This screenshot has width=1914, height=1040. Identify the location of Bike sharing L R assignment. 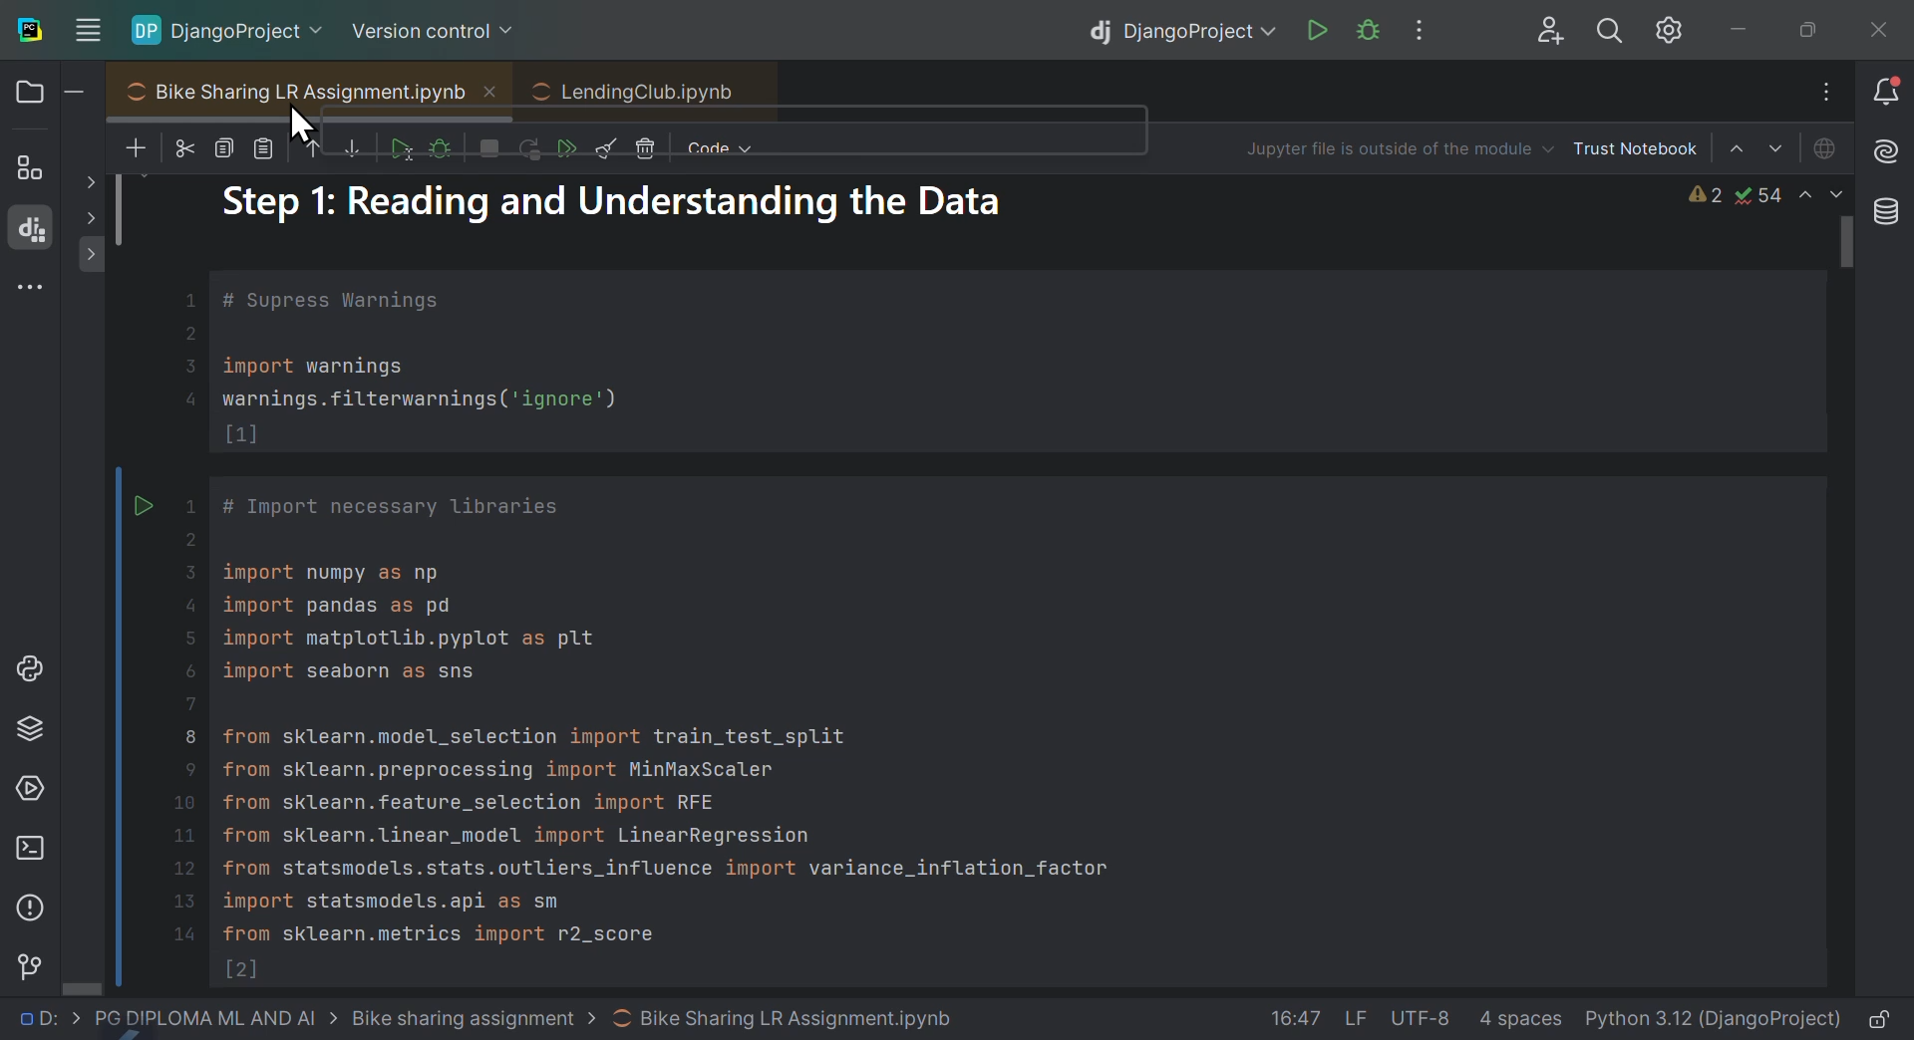
(316, 90).